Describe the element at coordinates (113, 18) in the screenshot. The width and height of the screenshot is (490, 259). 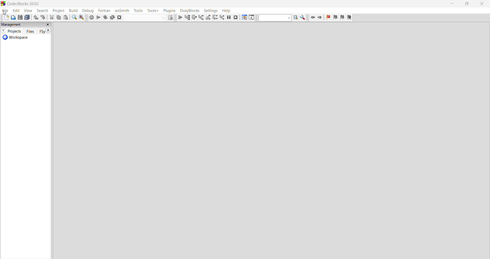
I see `rebuild` at that location.